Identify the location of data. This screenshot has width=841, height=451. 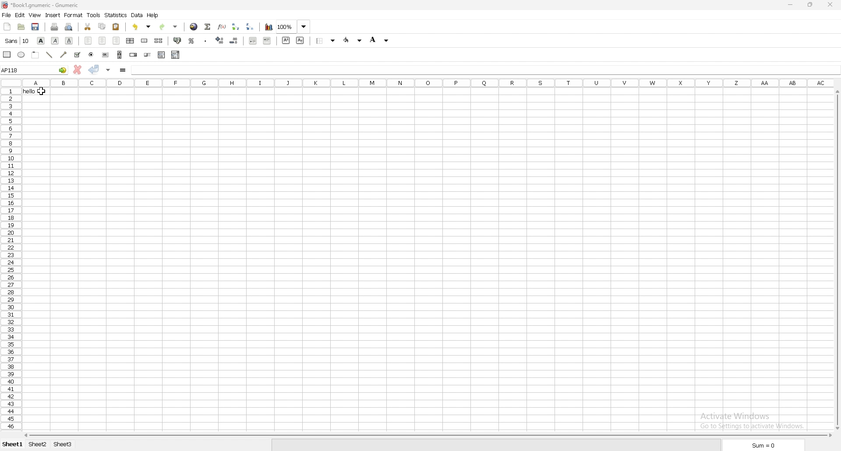
(138, 15).